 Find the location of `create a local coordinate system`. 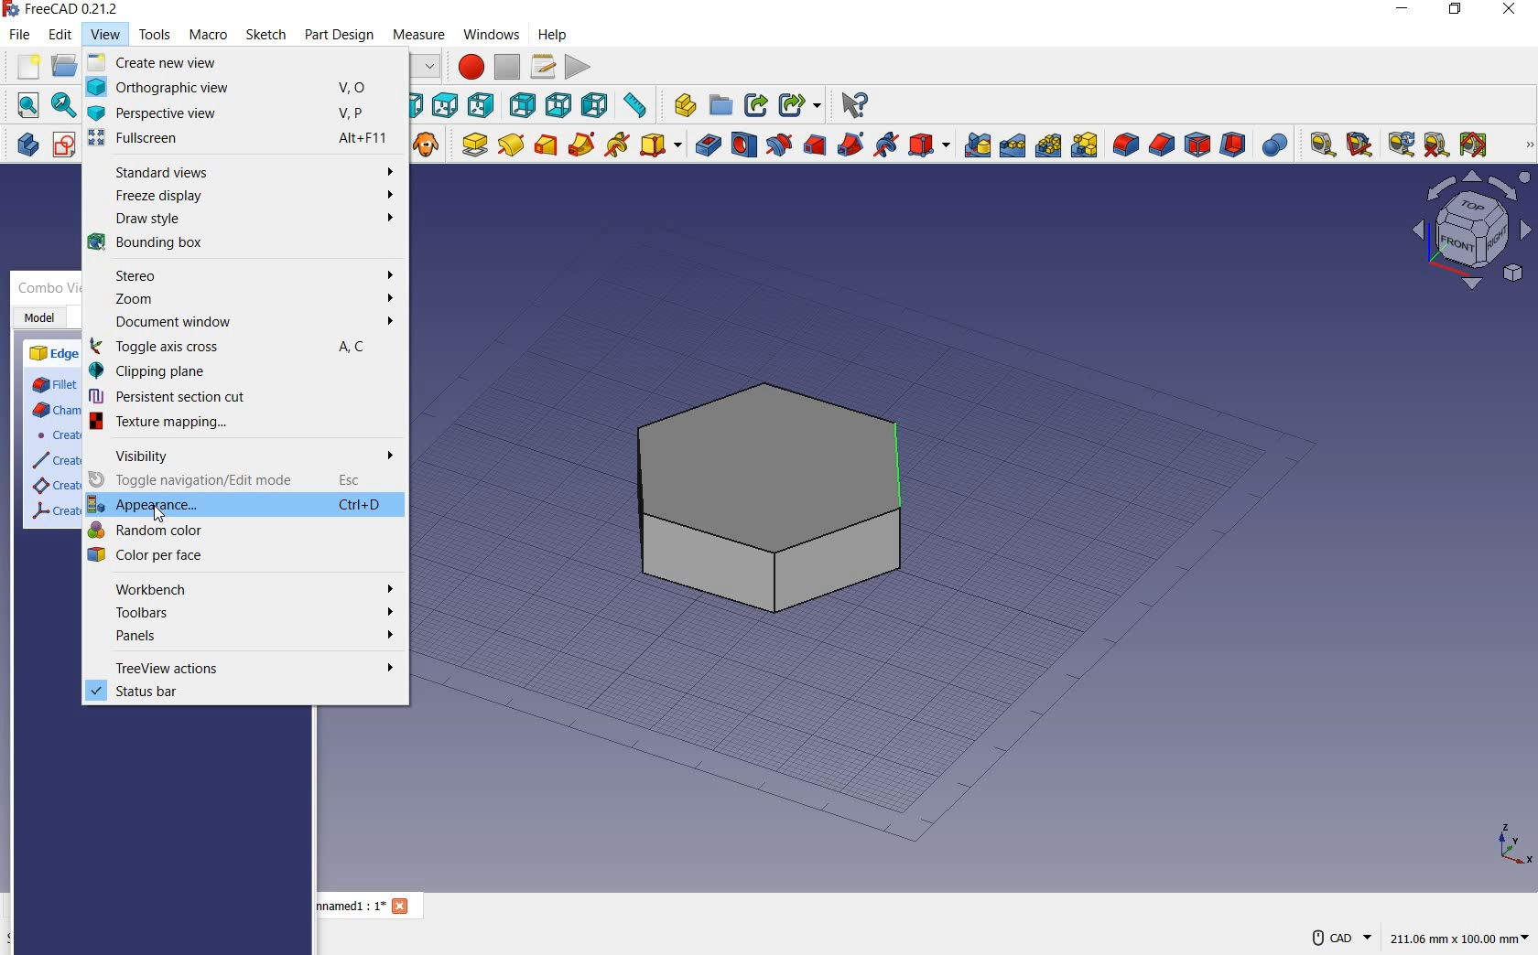

create a local coordinate system is located at coordinates (53, 512).